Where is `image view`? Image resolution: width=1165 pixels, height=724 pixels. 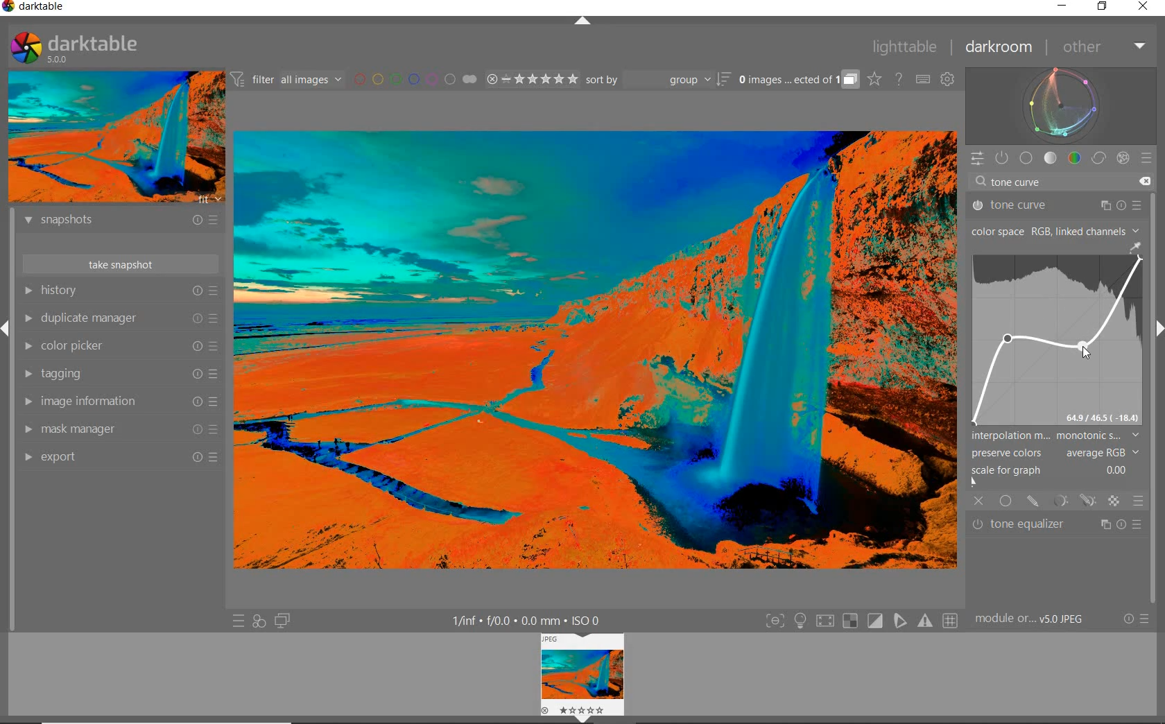 image view is located at coordinates (578, 672).